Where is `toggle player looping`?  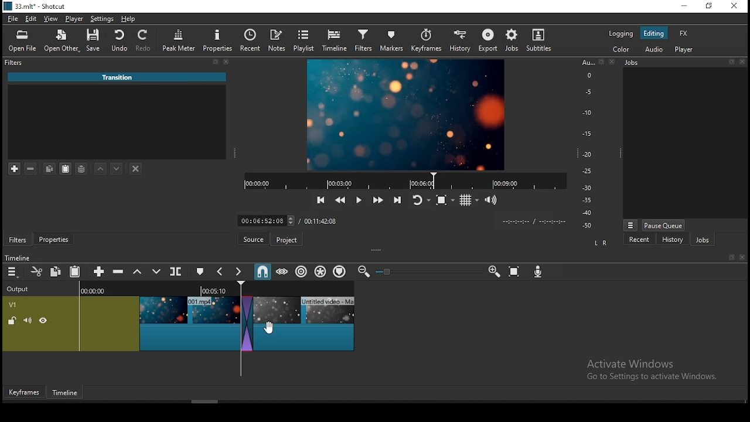
toggle player looping is located at coordinates (420, 200).